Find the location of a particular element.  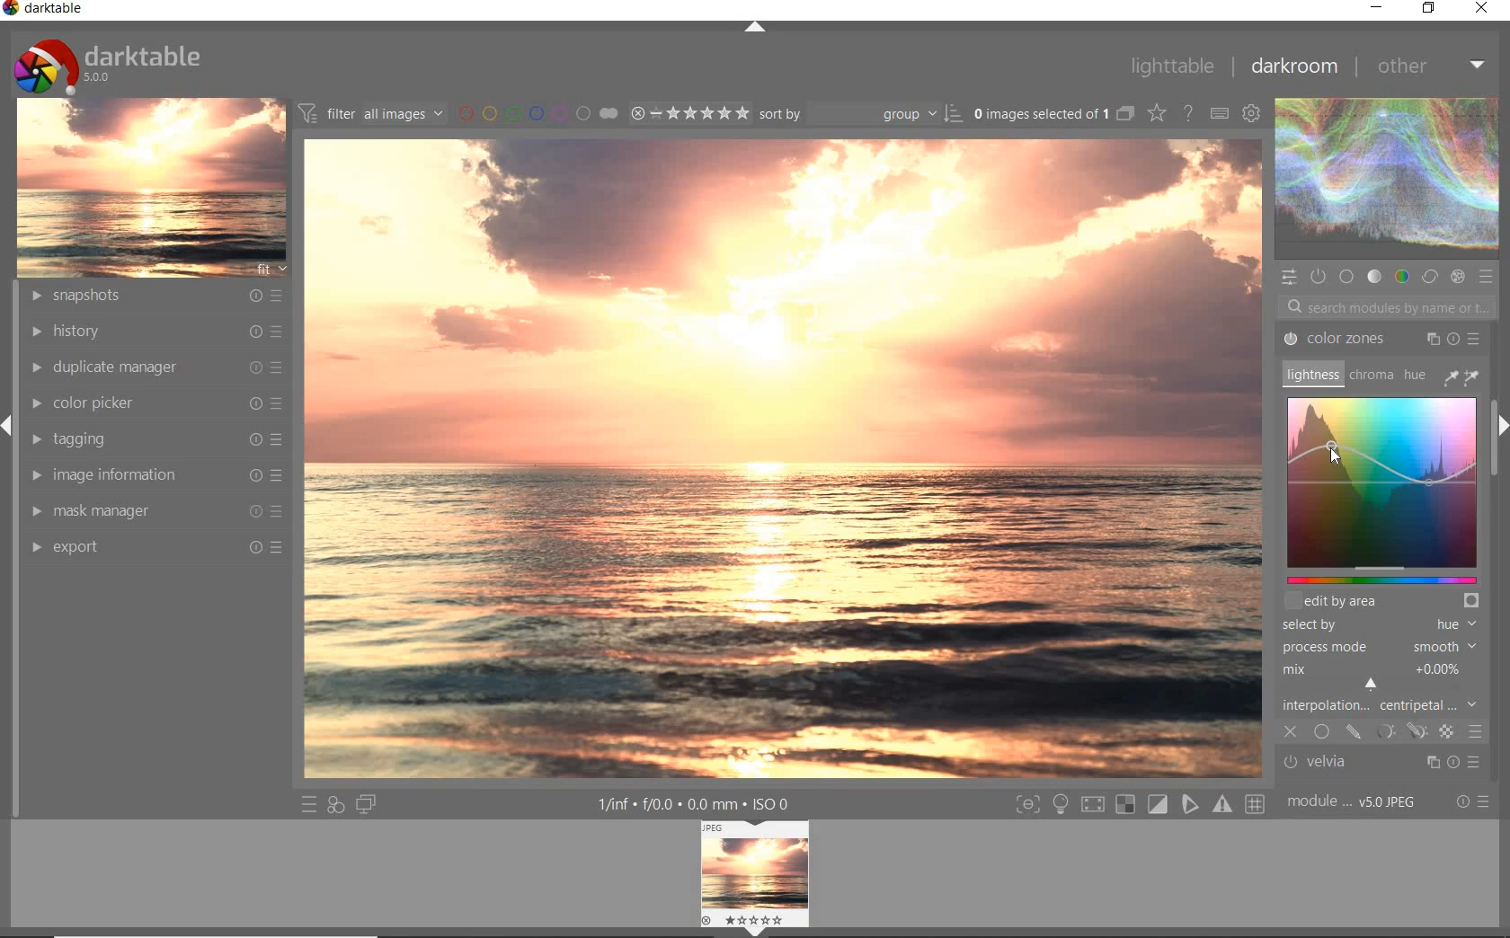

other is located at coordinates (1434, 70).